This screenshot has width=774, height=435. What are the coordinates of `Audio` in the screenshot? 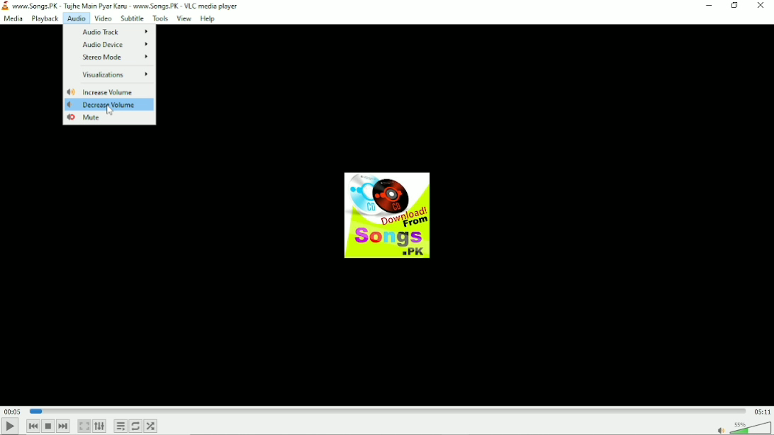 It's located at (76, 18).